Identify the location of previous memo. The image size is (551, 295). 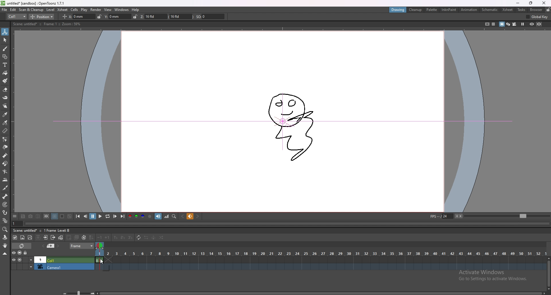
(43, 246).